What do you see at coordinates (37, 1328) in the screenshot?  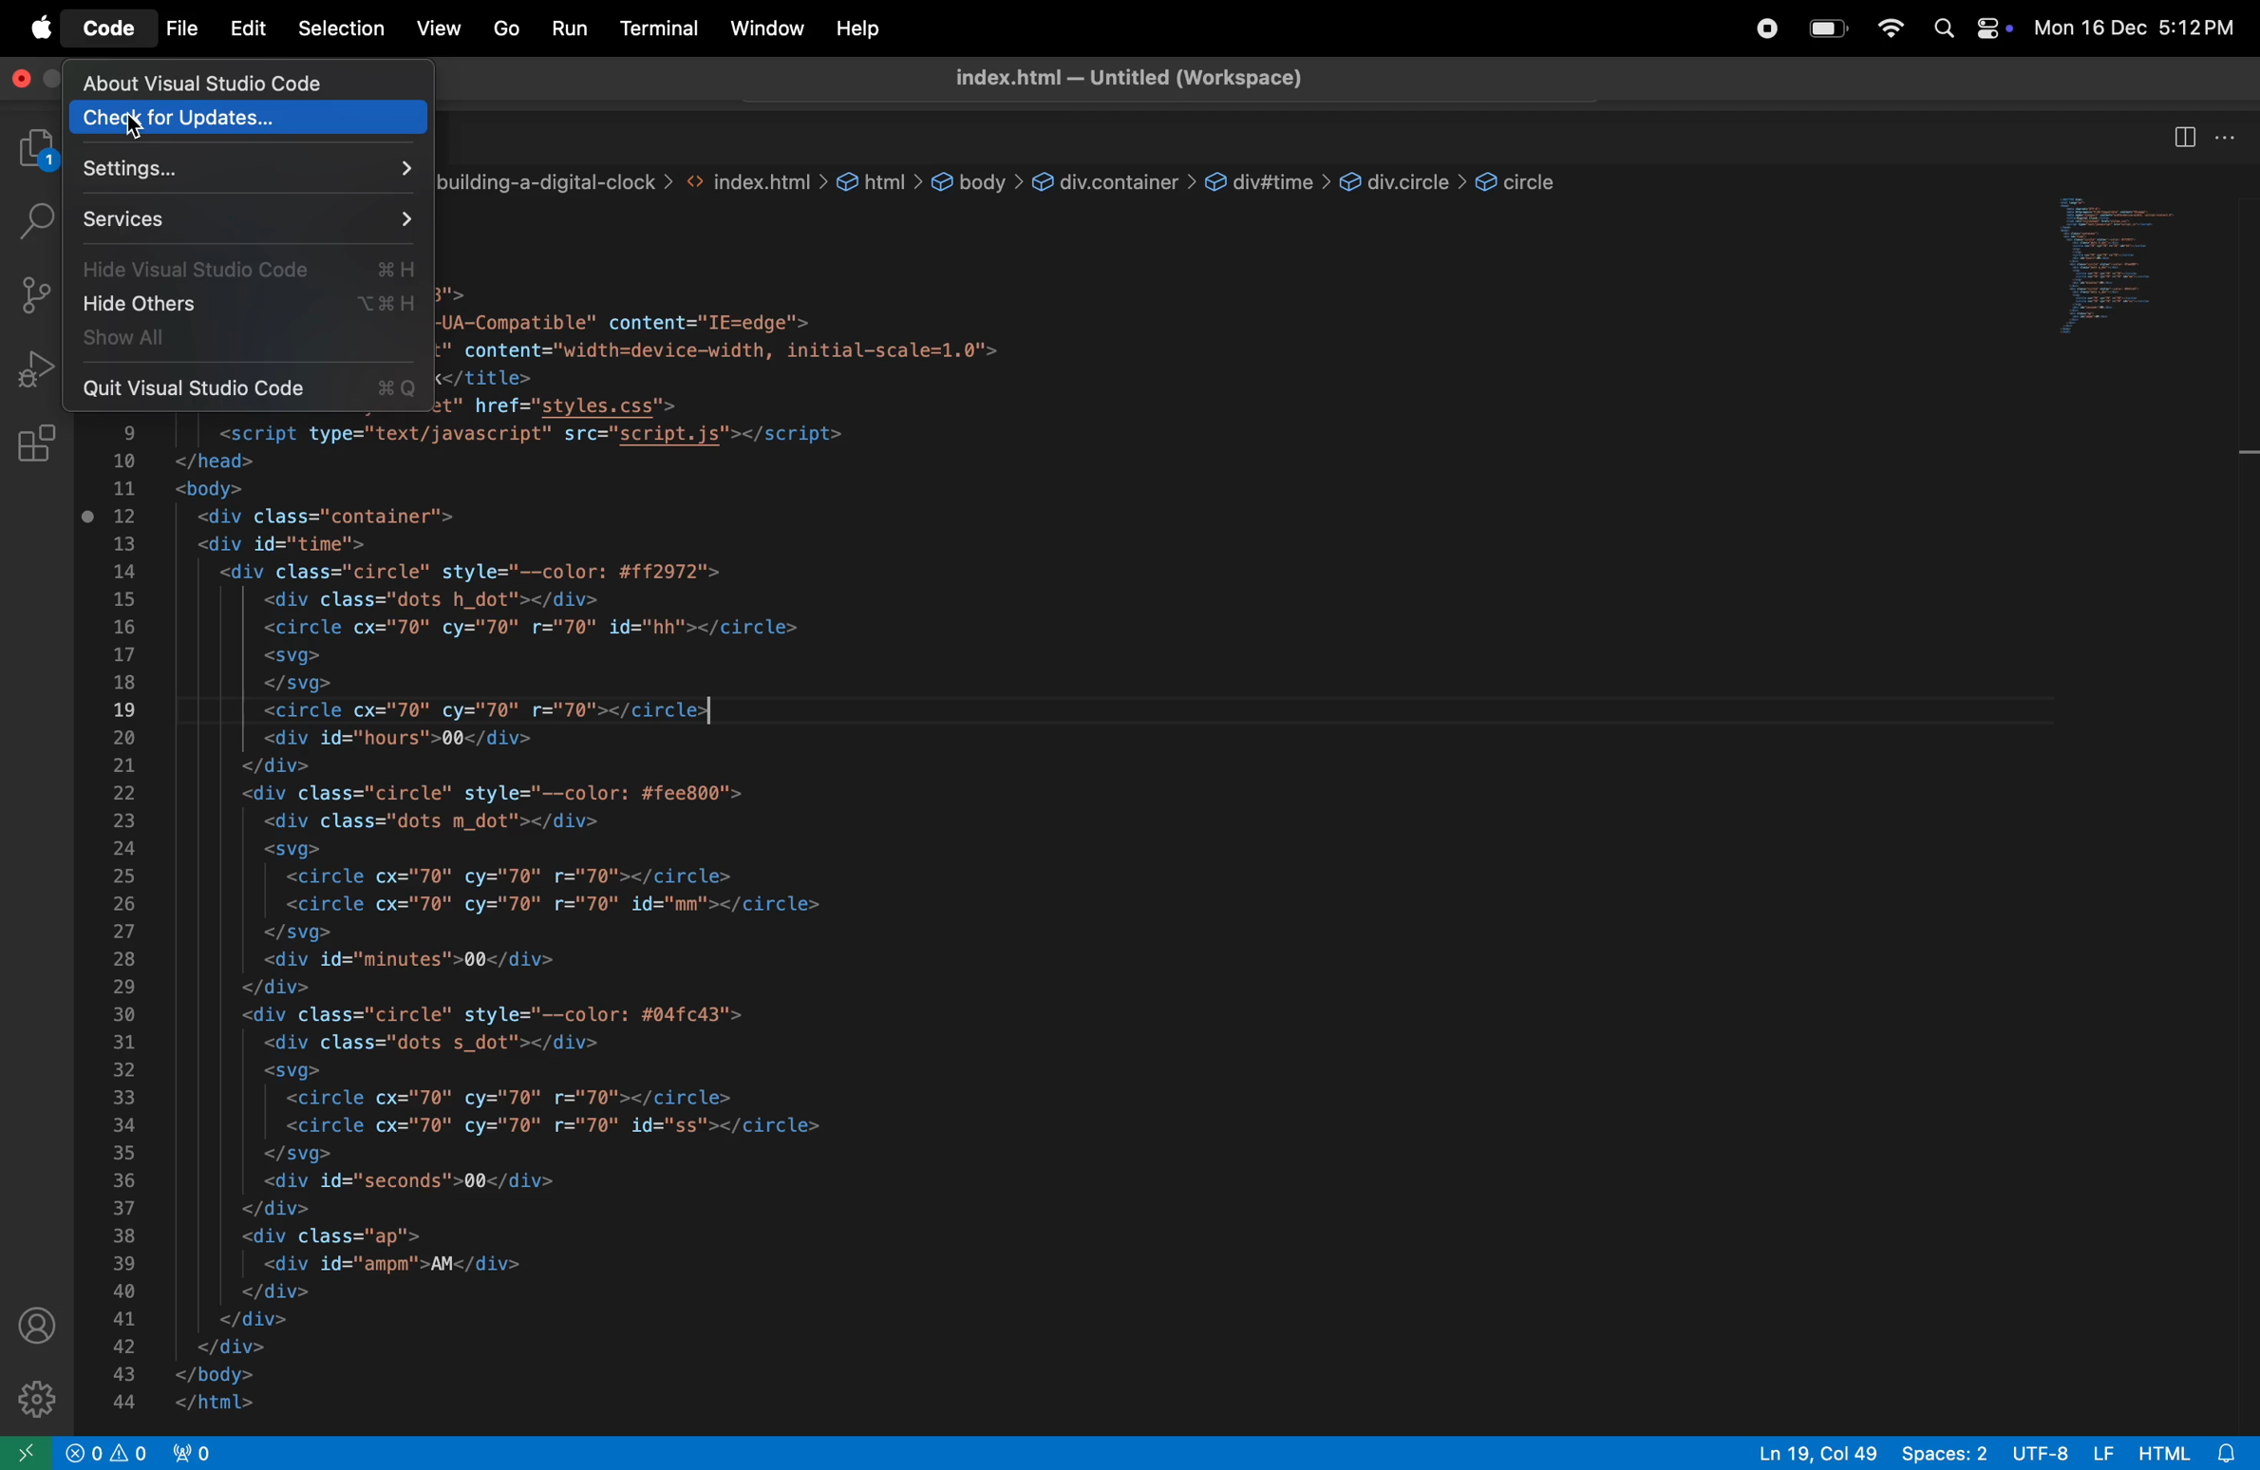 I see `profile` at bounding box center [37, 1328].